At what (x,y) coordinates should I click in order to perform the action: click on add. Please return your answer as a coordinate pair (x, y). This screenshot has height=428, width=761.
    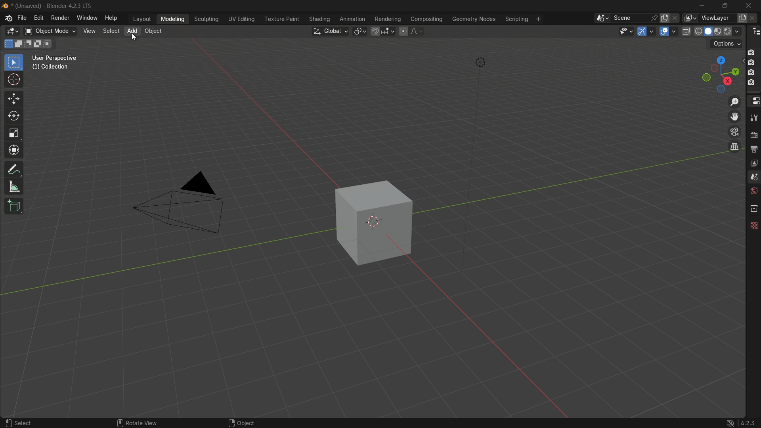
    Looking at the image, I should click on (132, 31).